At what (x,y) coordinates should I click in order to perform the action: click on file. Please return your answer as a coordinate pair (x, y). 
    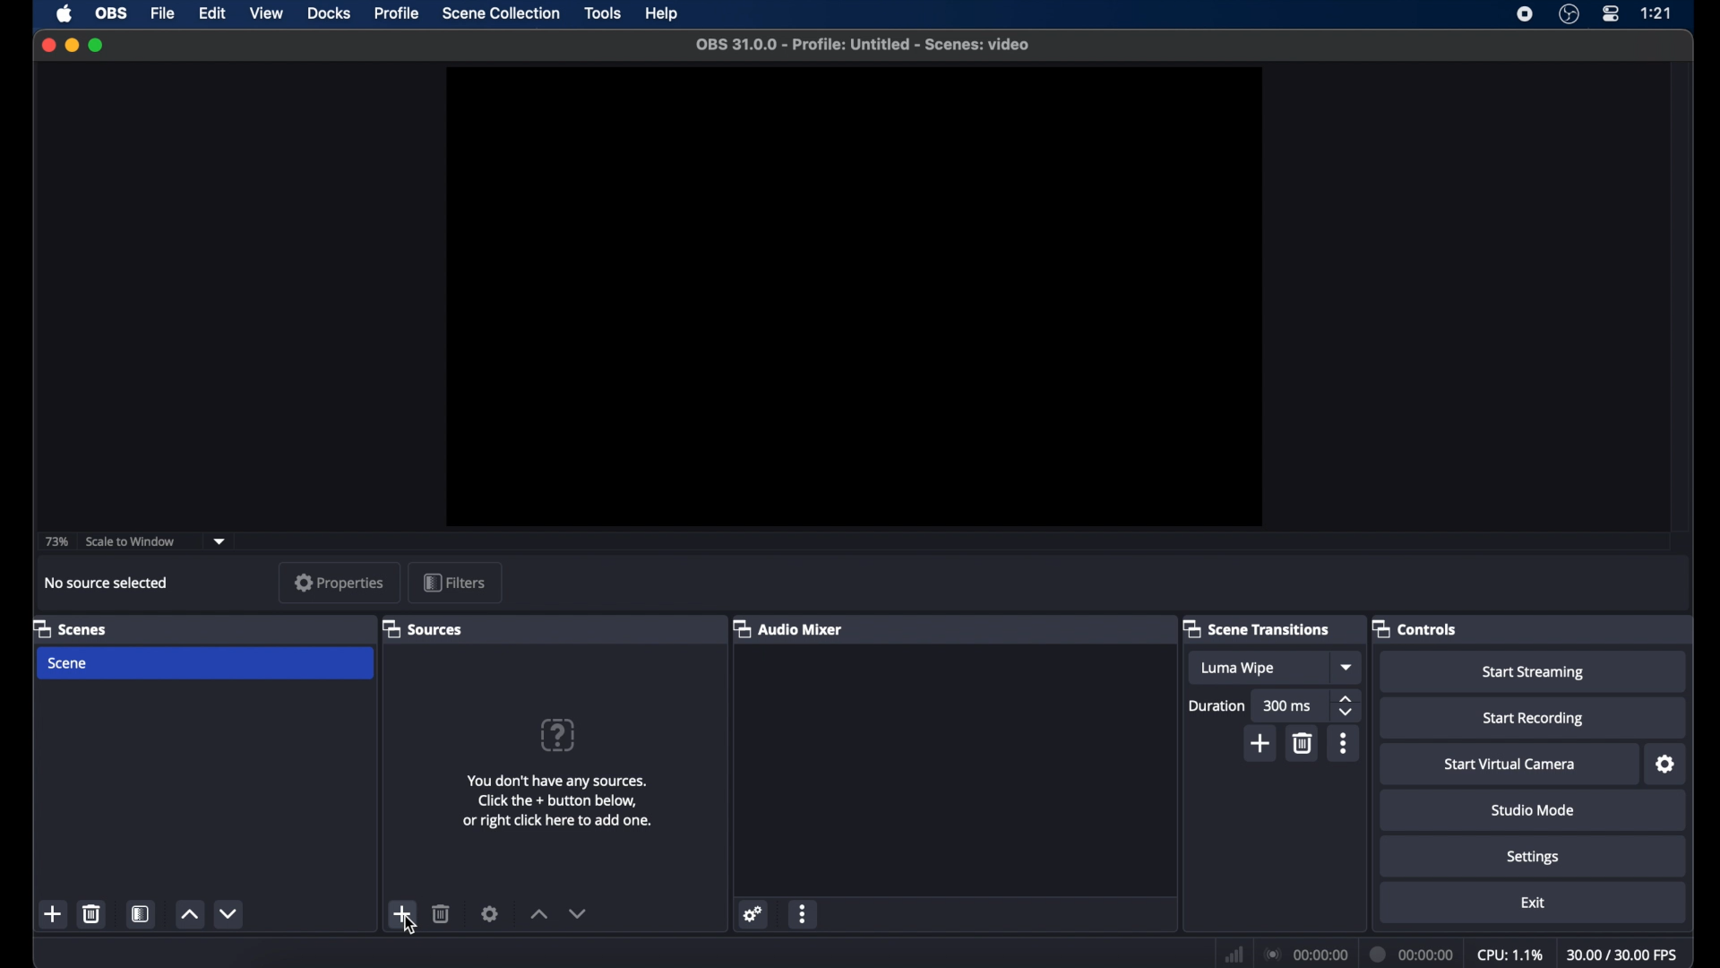
    Looking at the image, I should click on (165, 13).